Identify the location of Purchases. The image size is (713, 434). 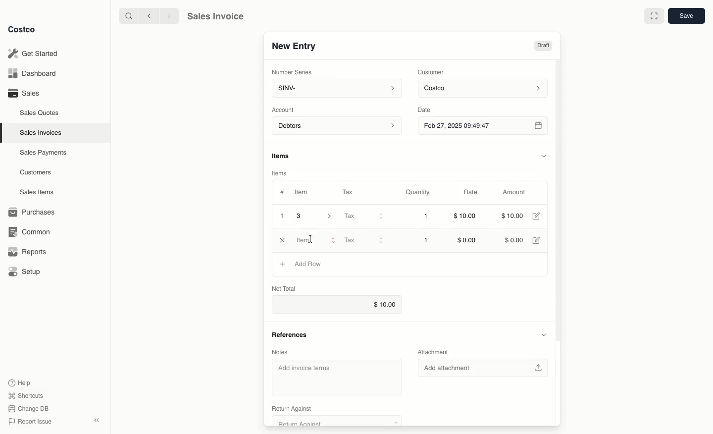
(32, 212).